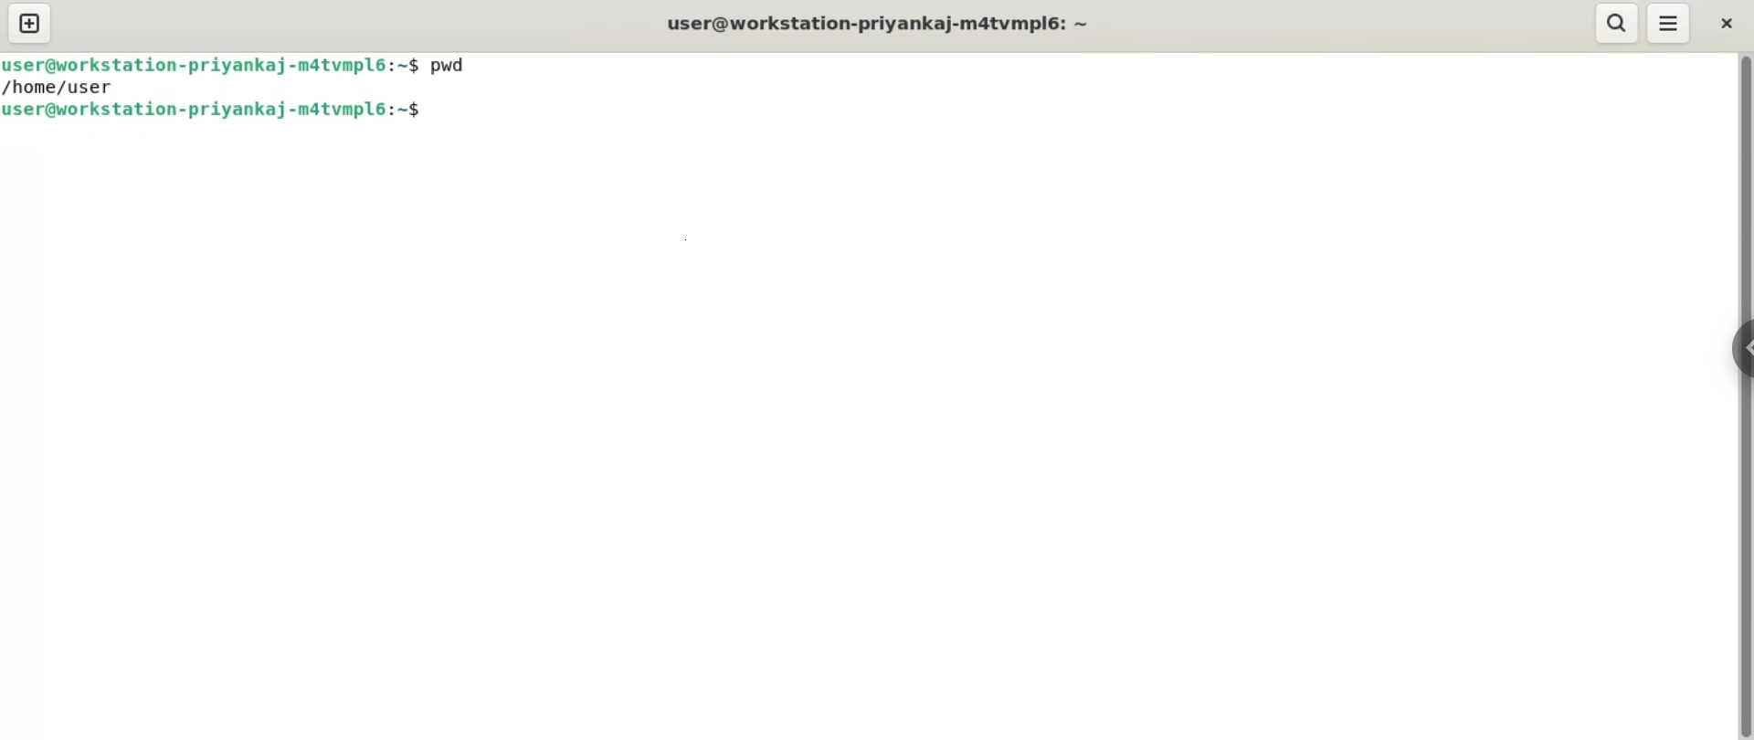 The width and height of the screenshot is (1754, 740). I want to click on search, so click(1618, 24).